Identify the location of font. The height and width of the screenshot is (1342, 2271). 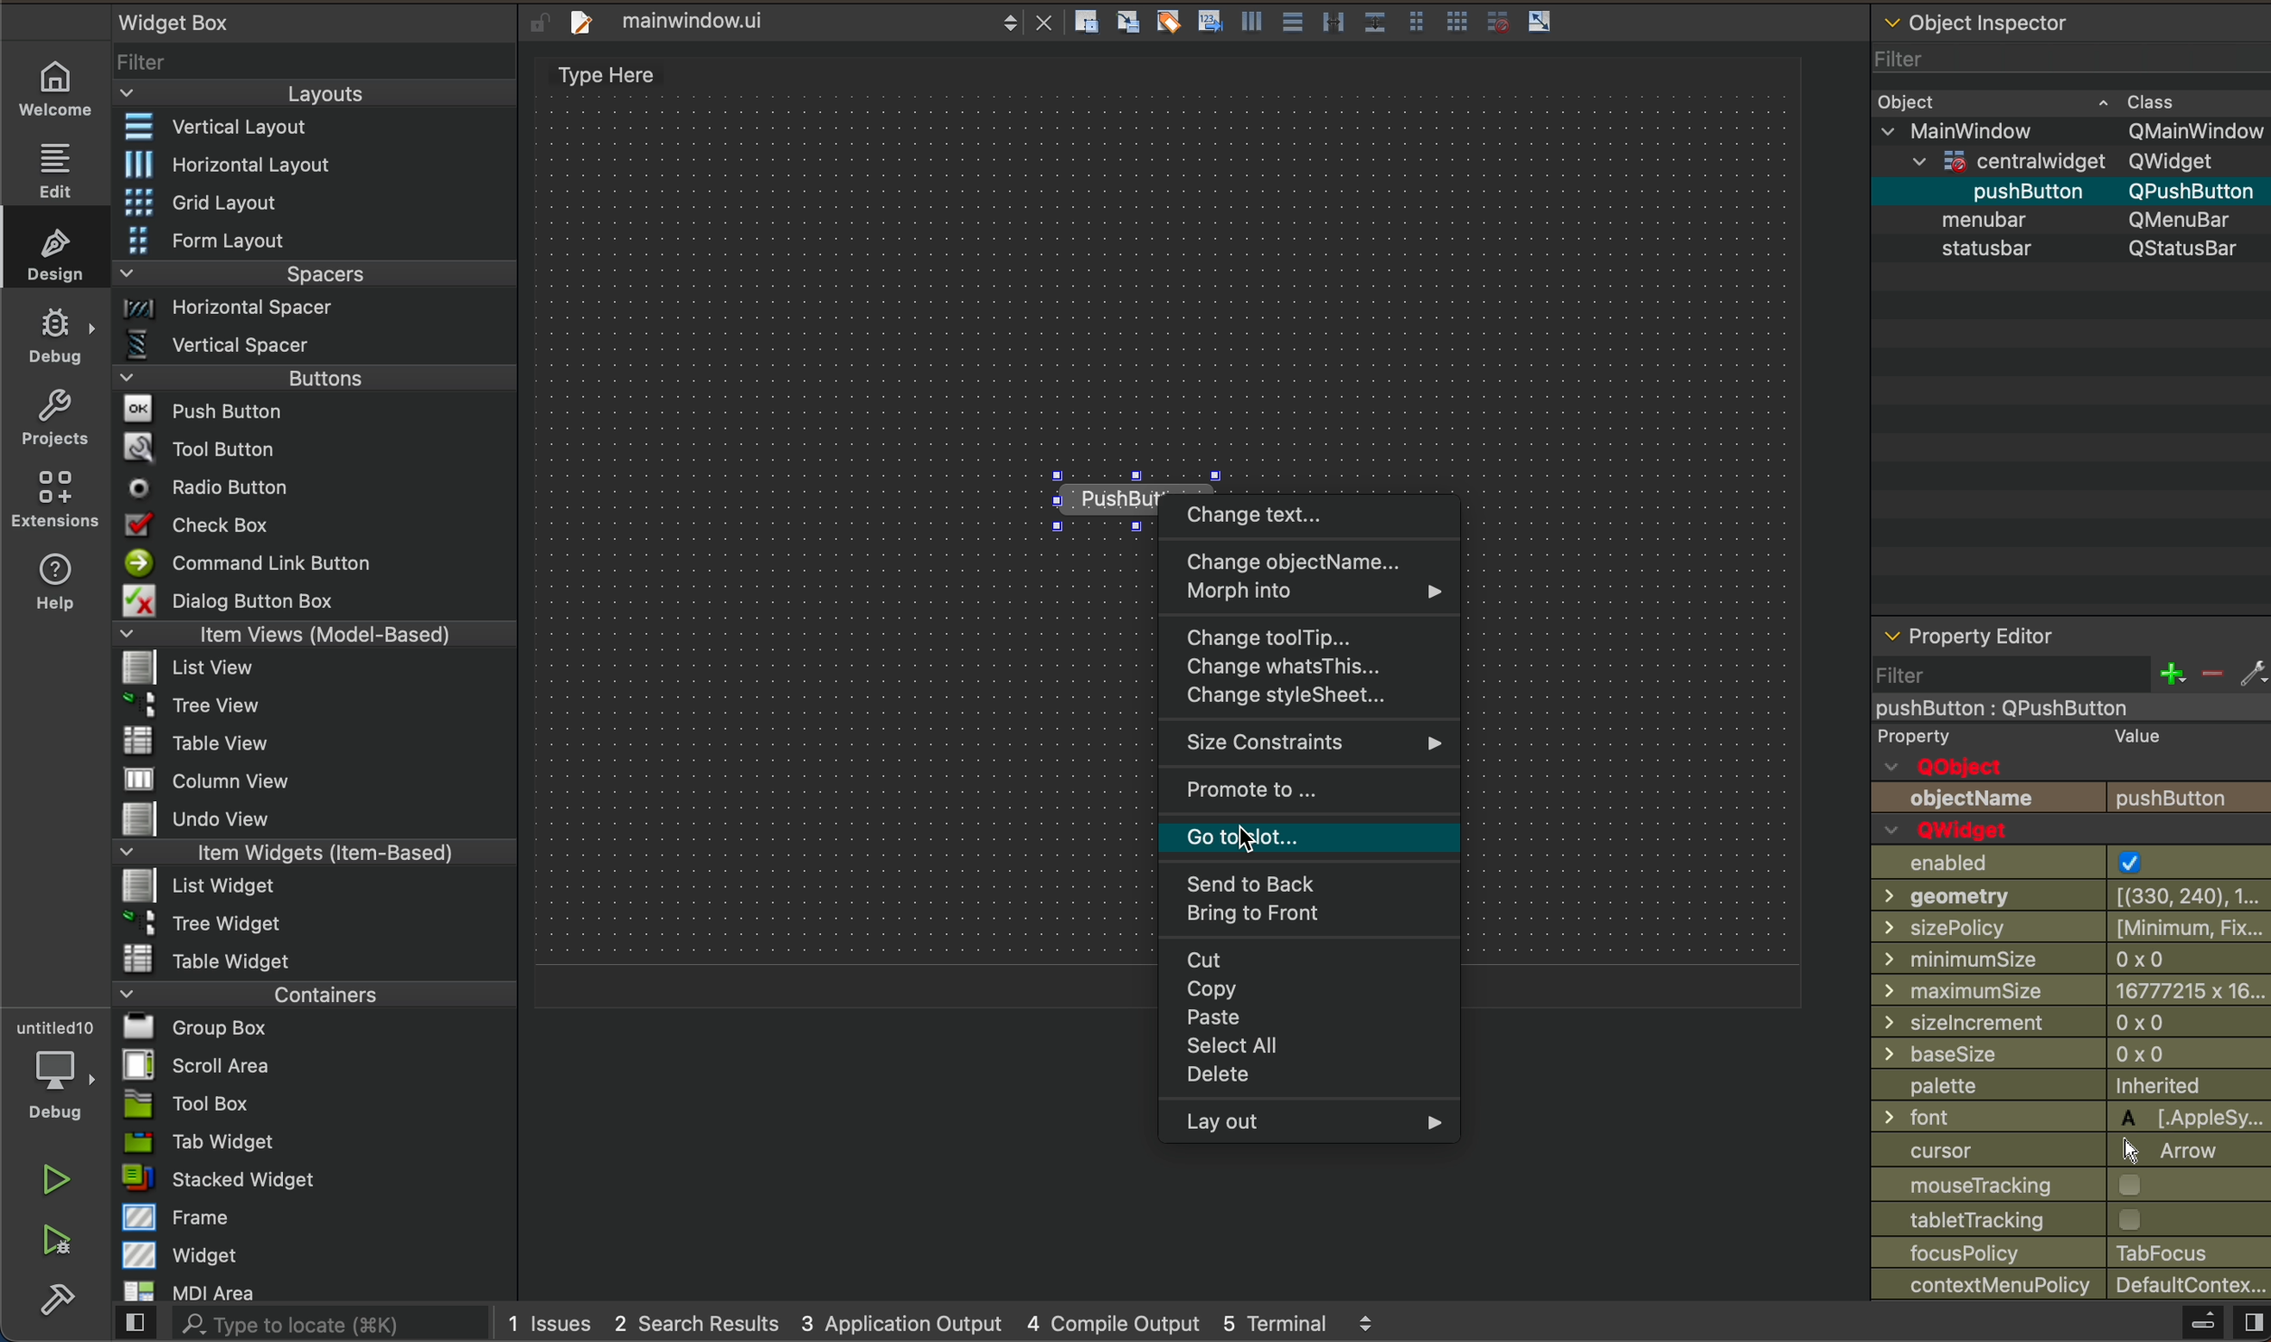
(2071, 1117).